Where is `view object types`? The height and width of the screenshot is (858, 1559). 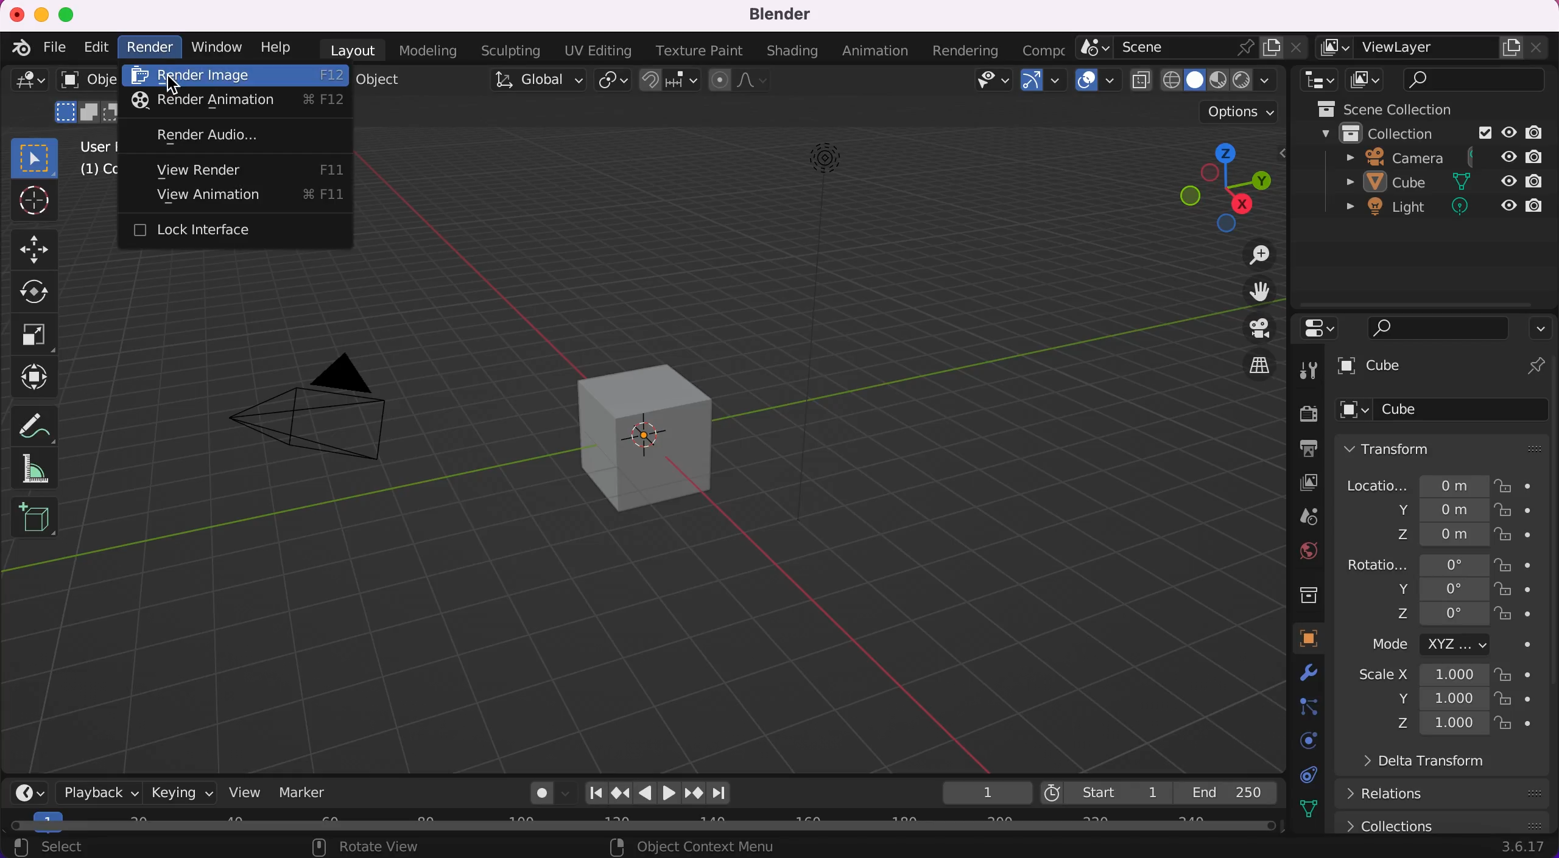 view object types is located at coordinates (989, 83).